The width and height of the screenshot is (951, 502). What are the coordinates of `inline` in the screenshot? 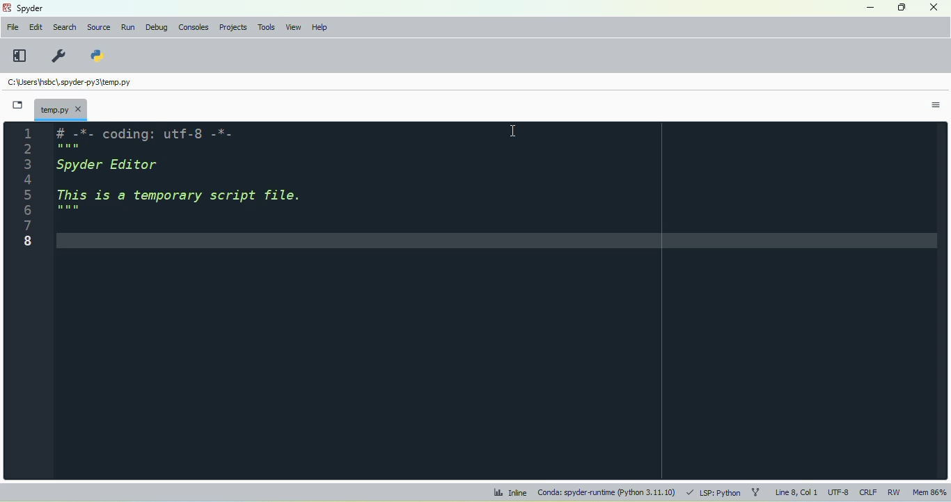 It's located at (510, 492).